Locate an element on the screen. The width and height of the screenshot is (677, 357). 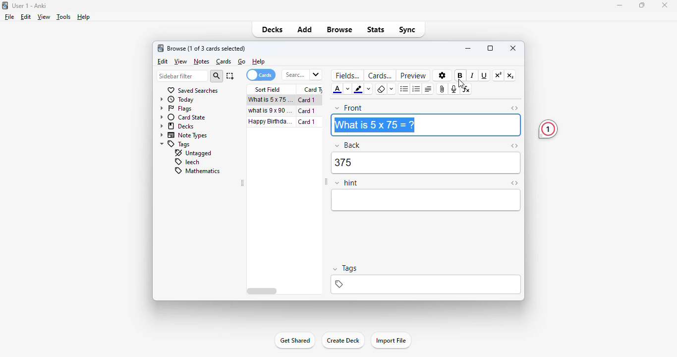
horizontal scroll bar is located at coordinates (262, 291).